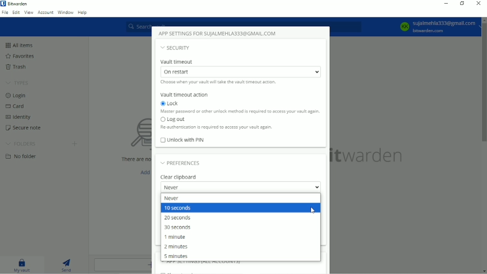 The height and width of the screenshot is (274, 487). Describe the element at coordinates (176, 247) in the screenshot. I see `2 minutes` at that location.